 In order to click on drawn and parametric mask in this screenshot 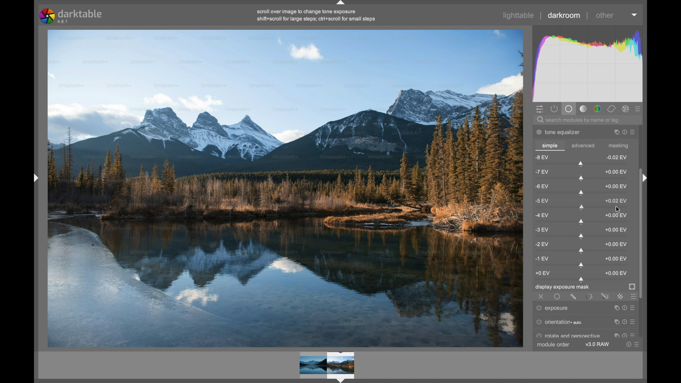, I will do `click(604, 296)`.